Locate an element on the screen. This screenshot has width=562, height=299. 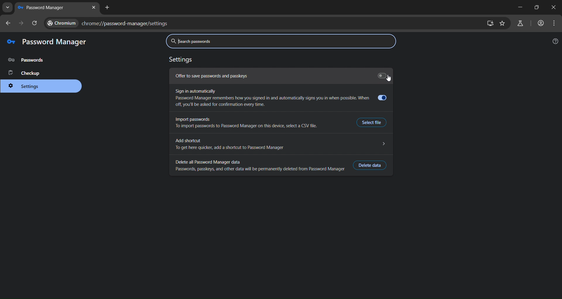
password manager is located at coordinates (48, 42).